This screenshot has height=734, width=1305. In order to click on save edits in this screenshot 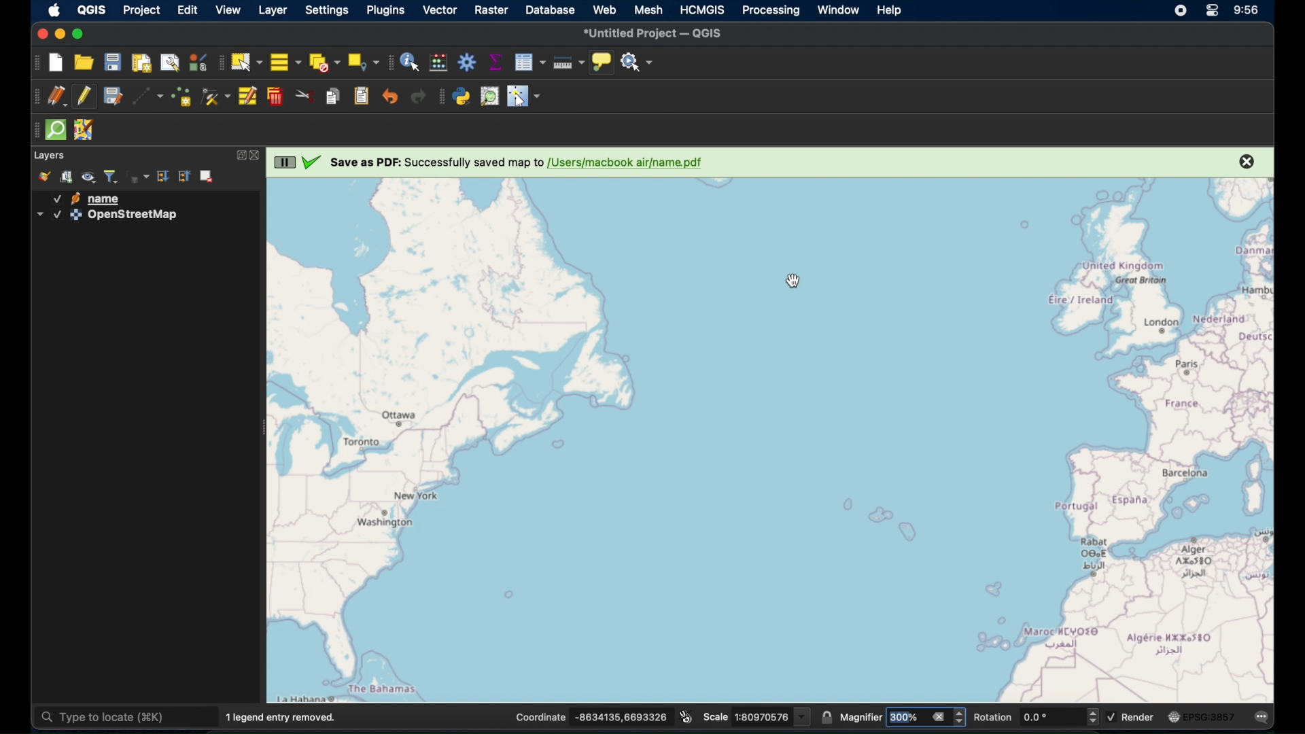, I will do `click(112, 97)`.